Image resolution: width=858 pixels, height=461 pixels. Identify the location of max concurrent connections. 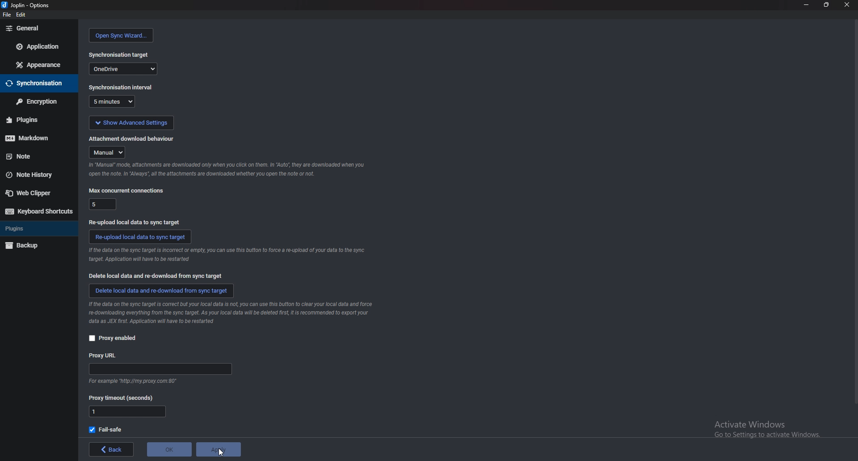
(127, 190).